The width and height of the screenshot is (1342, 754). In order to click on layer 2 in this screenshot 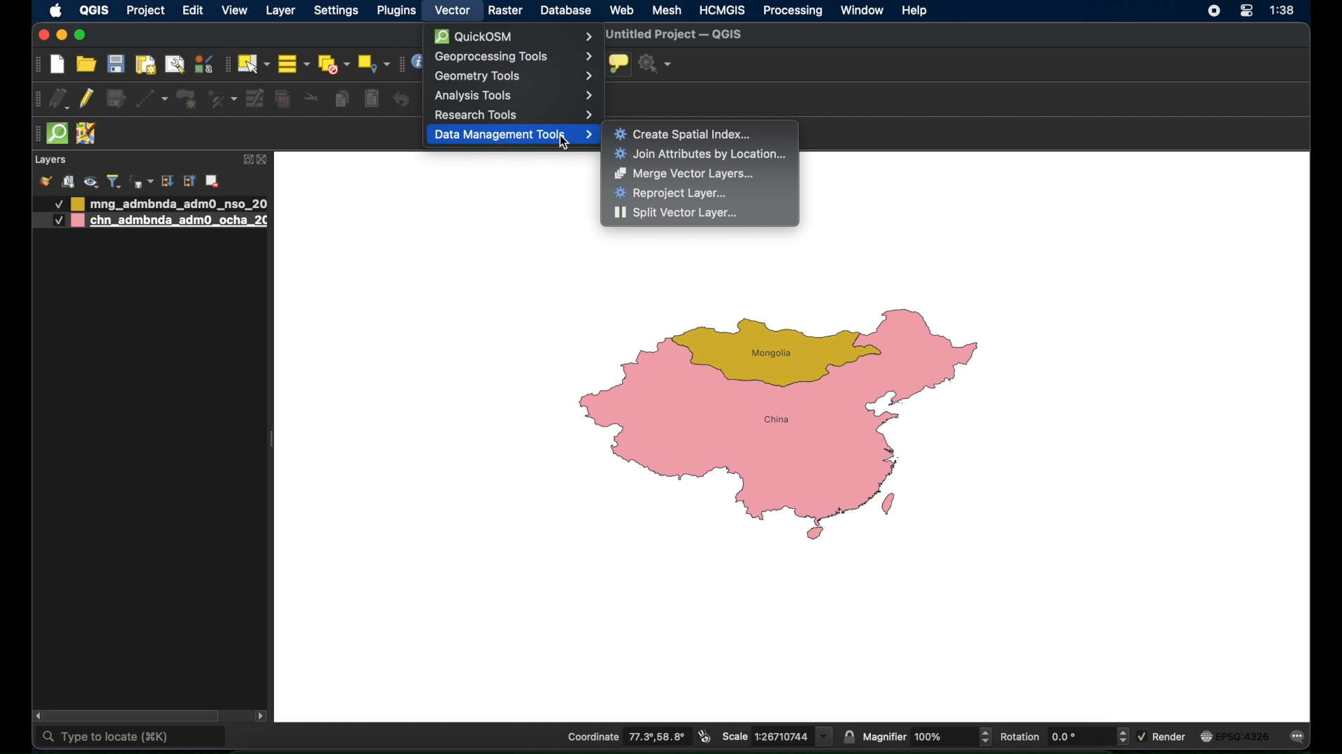, I will do `click(171, 221)`.